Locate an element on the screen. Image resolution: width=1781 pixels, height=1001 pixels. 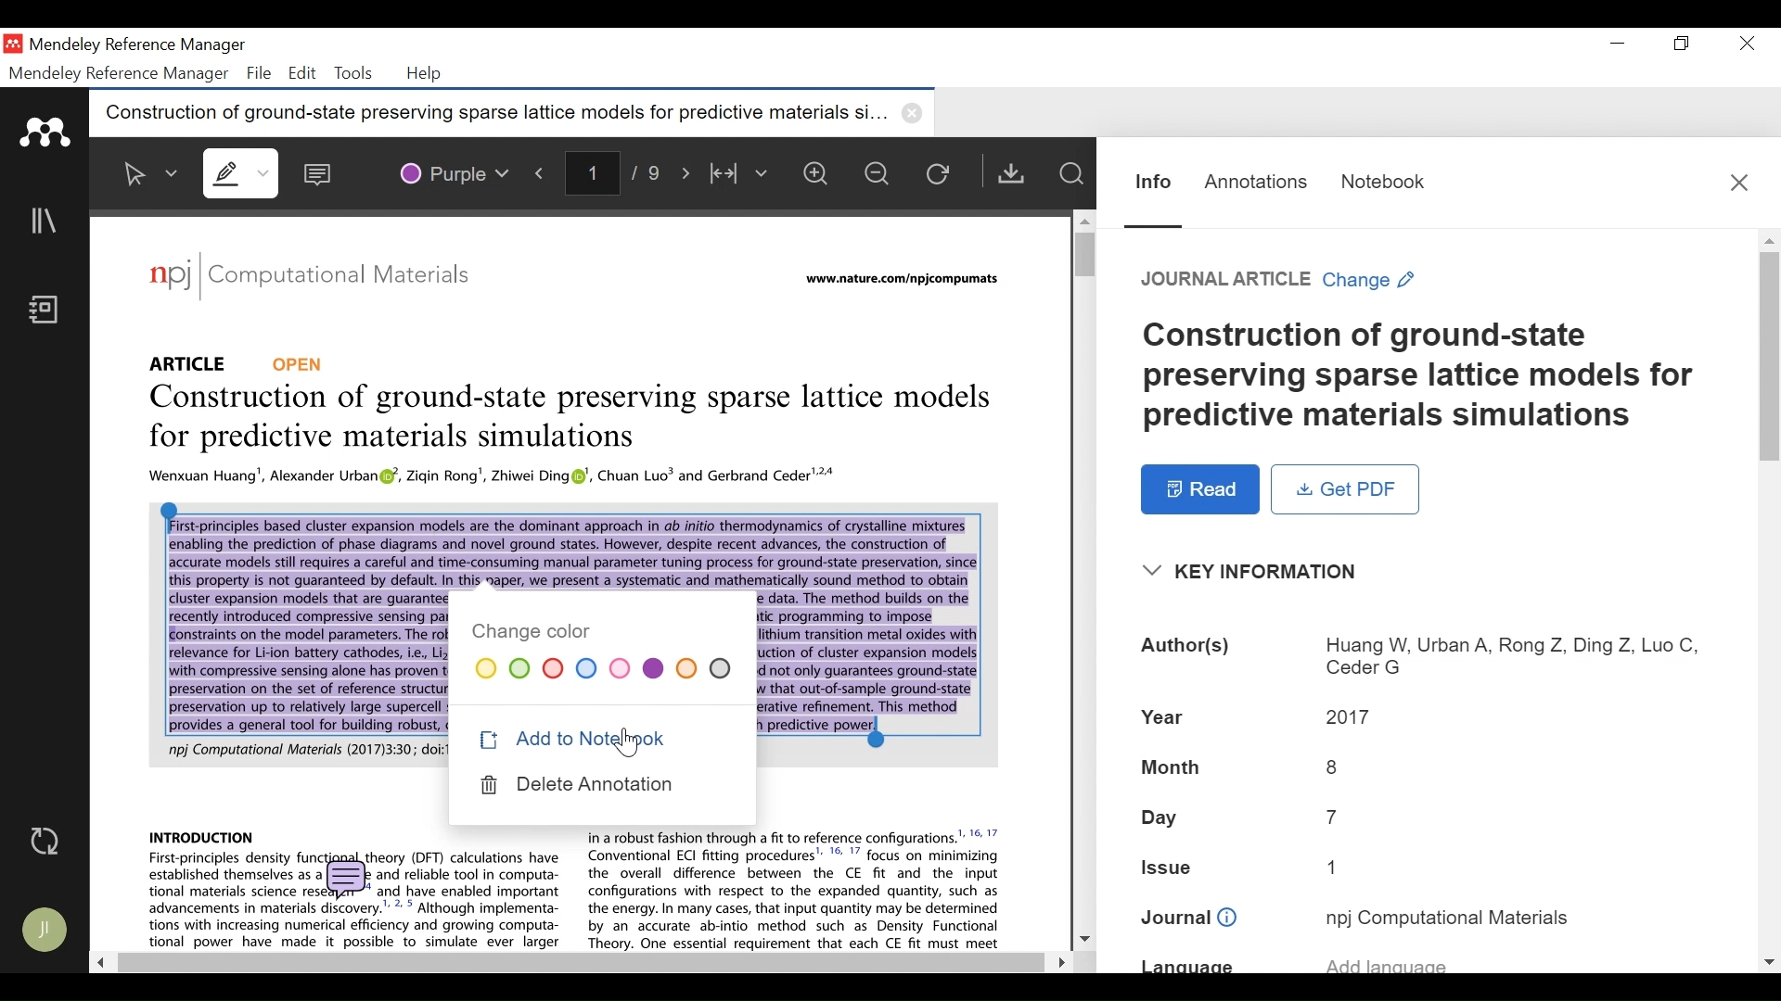
Get PDF is located at coordinates (1345, 488).